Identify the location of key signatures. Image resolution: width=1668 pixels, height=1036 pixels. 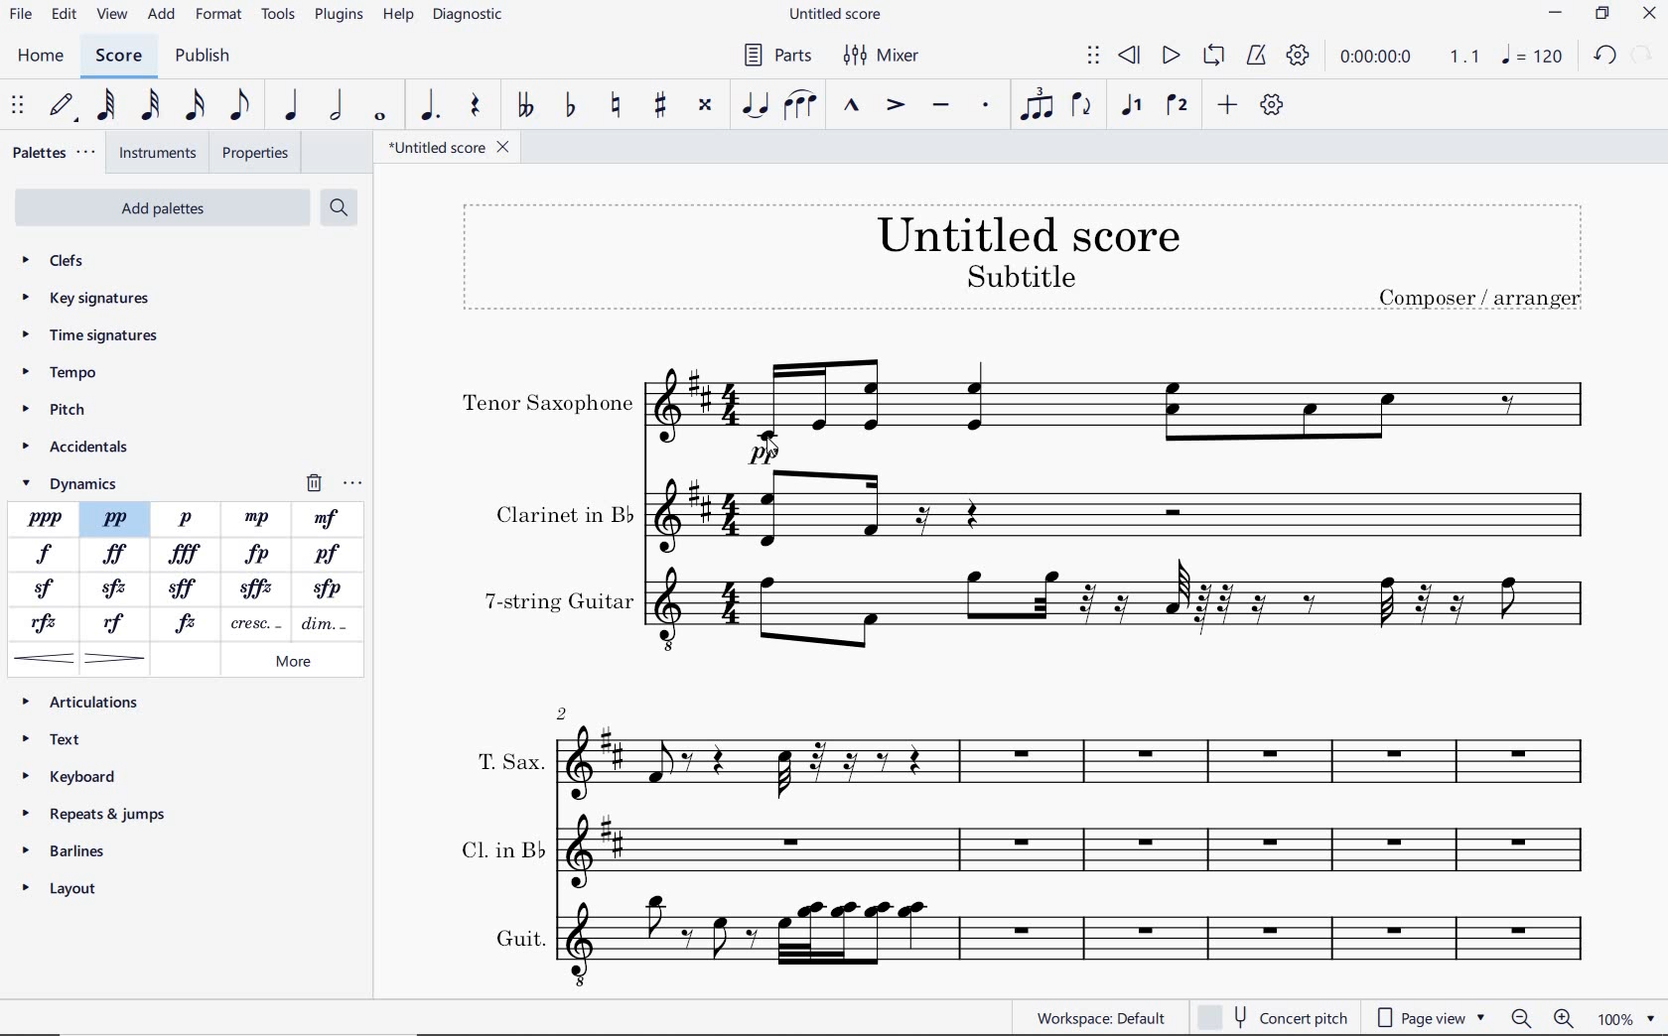
(85, 301).